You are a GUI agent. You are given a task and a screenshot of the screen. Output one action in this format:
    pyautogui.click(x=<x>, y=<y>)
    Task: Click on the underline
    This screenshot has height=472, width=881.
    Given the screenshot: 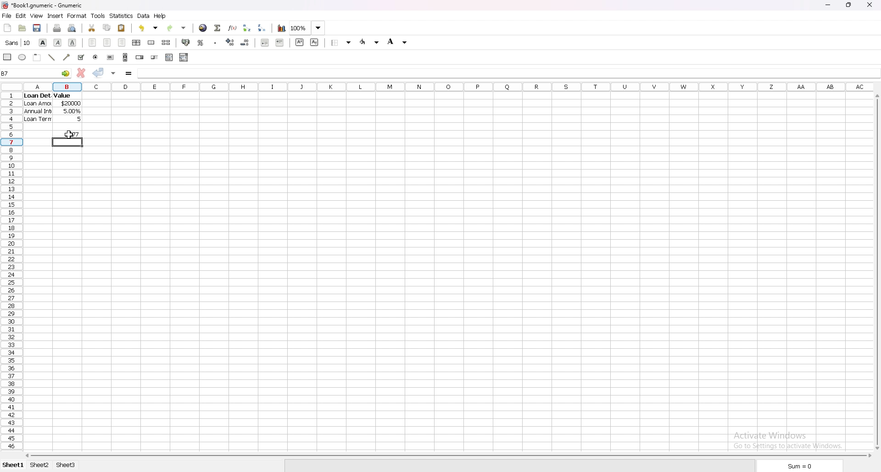 What is the action you would take?
    pyautogui.click(x=72, y=42)
    